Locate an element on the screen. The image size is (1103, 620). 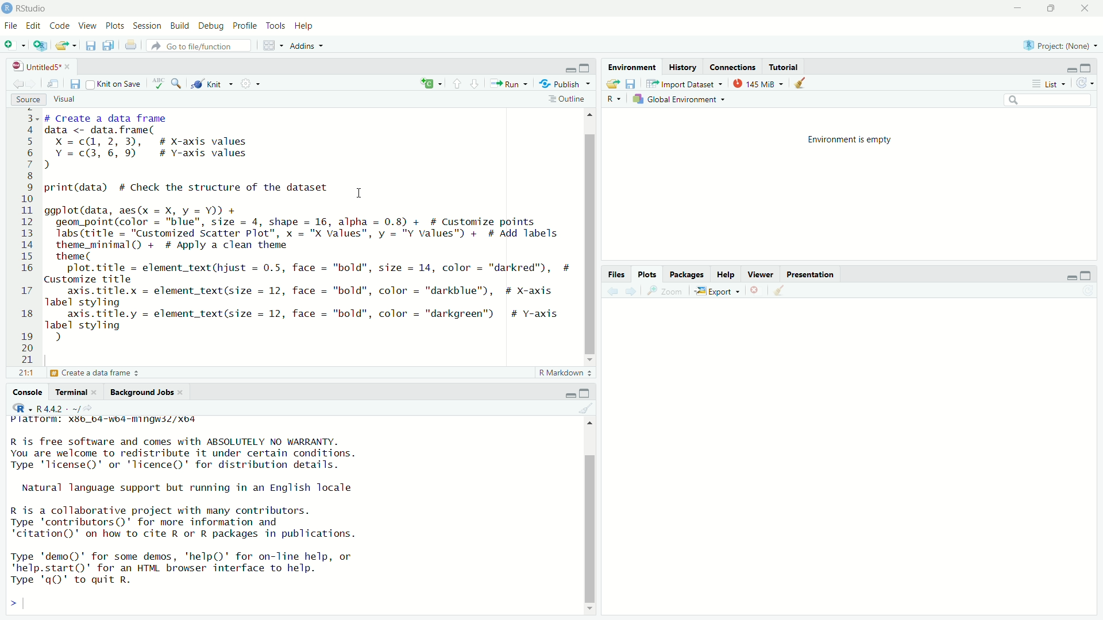
R Markdown is located at coordinates (565, 374).